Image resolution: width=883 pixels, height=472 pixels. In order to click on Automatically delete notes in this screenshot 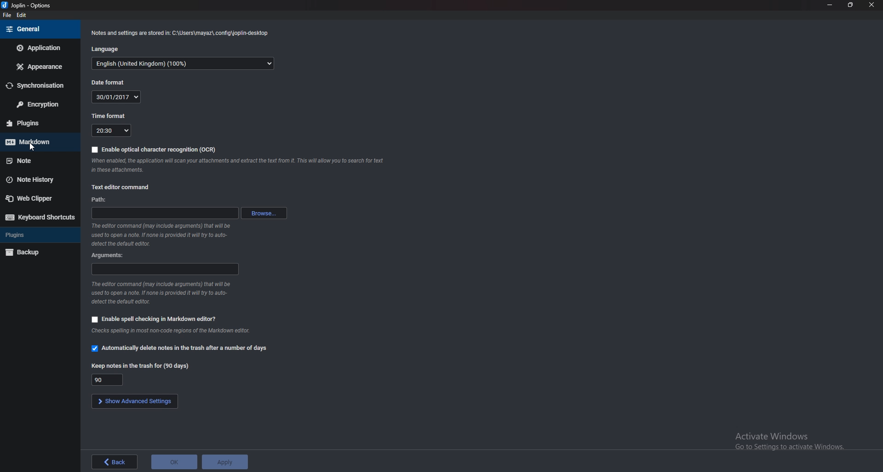, I will do `click(181, 349)`.